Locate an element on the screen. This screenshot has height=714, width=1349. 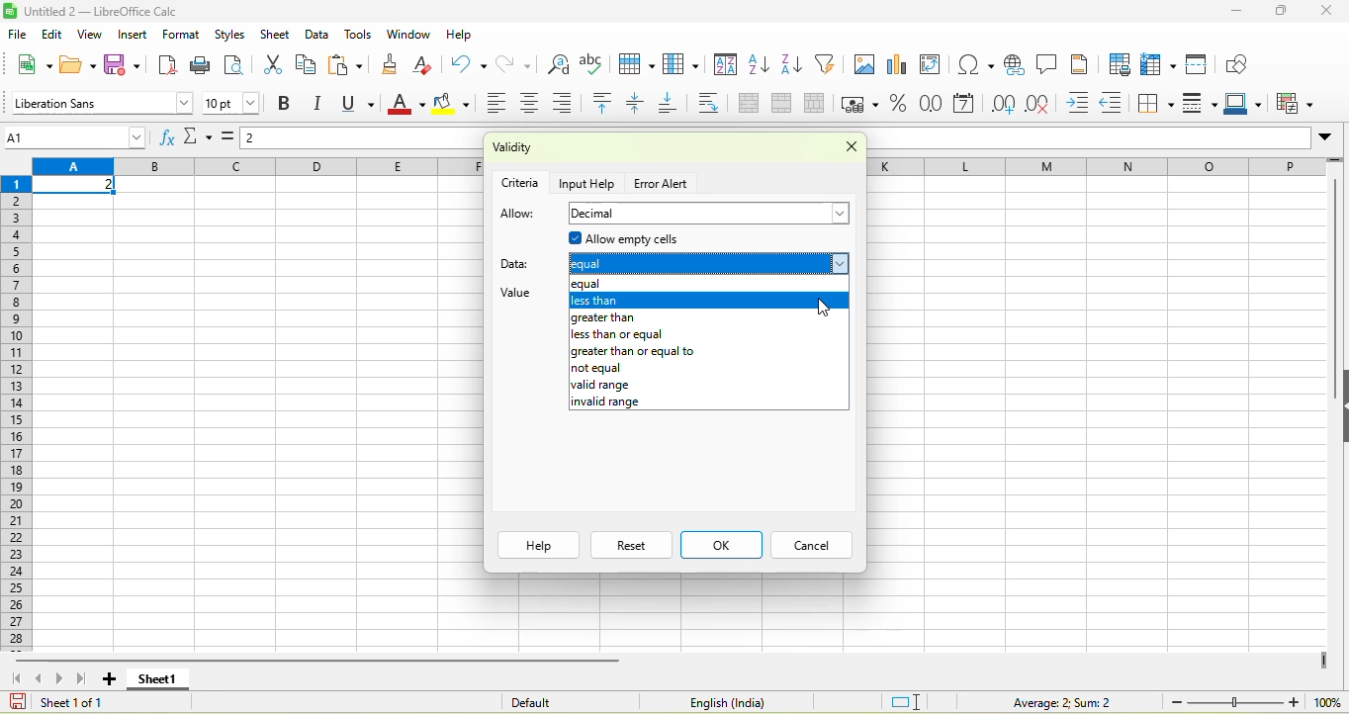
validity is located at coordinates (566, 149).